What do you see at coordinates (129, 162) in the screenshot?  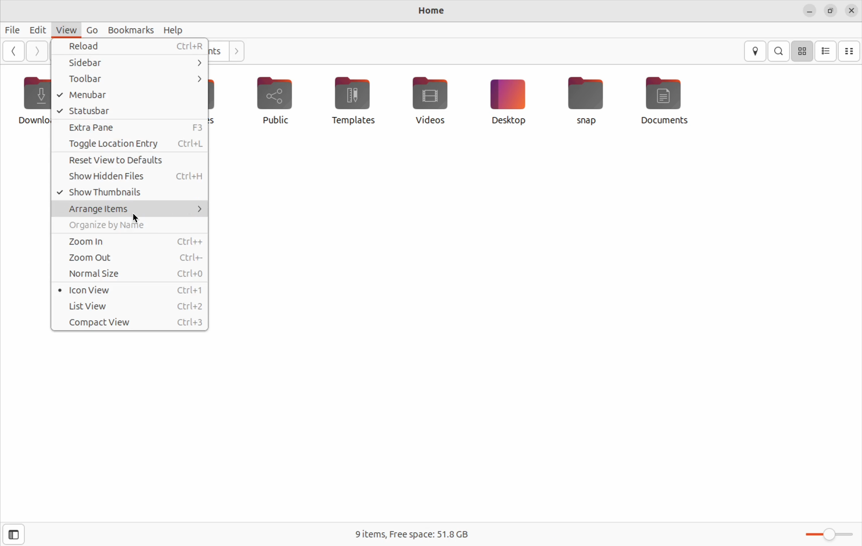 I see `reset view to default` at bounding box center [129, 162].